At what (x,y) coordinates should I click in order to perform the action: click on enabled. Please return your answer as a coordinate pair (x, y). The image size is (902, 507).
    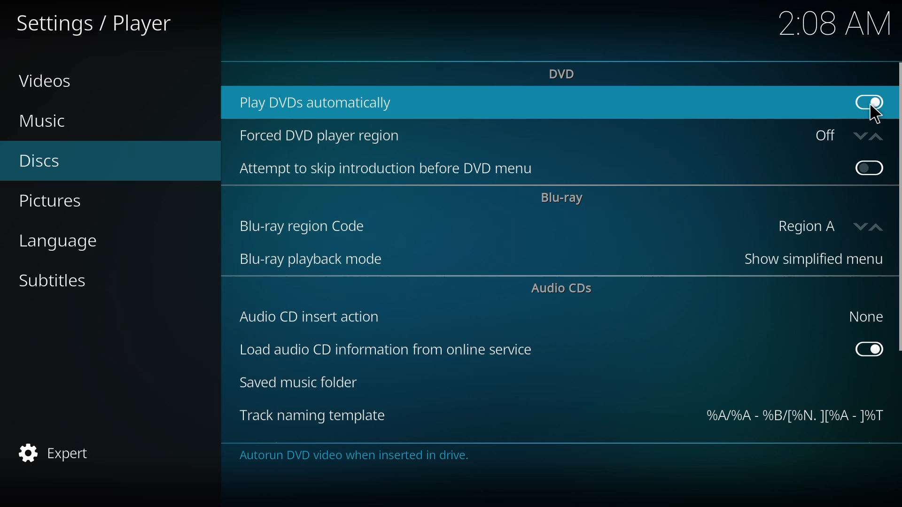
    Looking at the image, I should click on (869, 100).